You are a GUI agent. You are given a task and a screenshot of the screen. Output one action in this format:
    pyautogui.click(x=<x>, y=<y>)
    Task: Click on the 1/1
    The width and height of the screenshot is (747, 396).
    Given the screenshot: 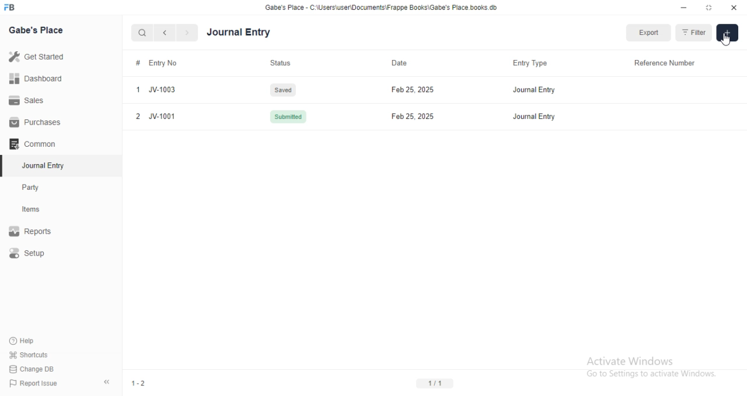 What is the action you would take?
    pyautogui.click(x=435, y=384)
    